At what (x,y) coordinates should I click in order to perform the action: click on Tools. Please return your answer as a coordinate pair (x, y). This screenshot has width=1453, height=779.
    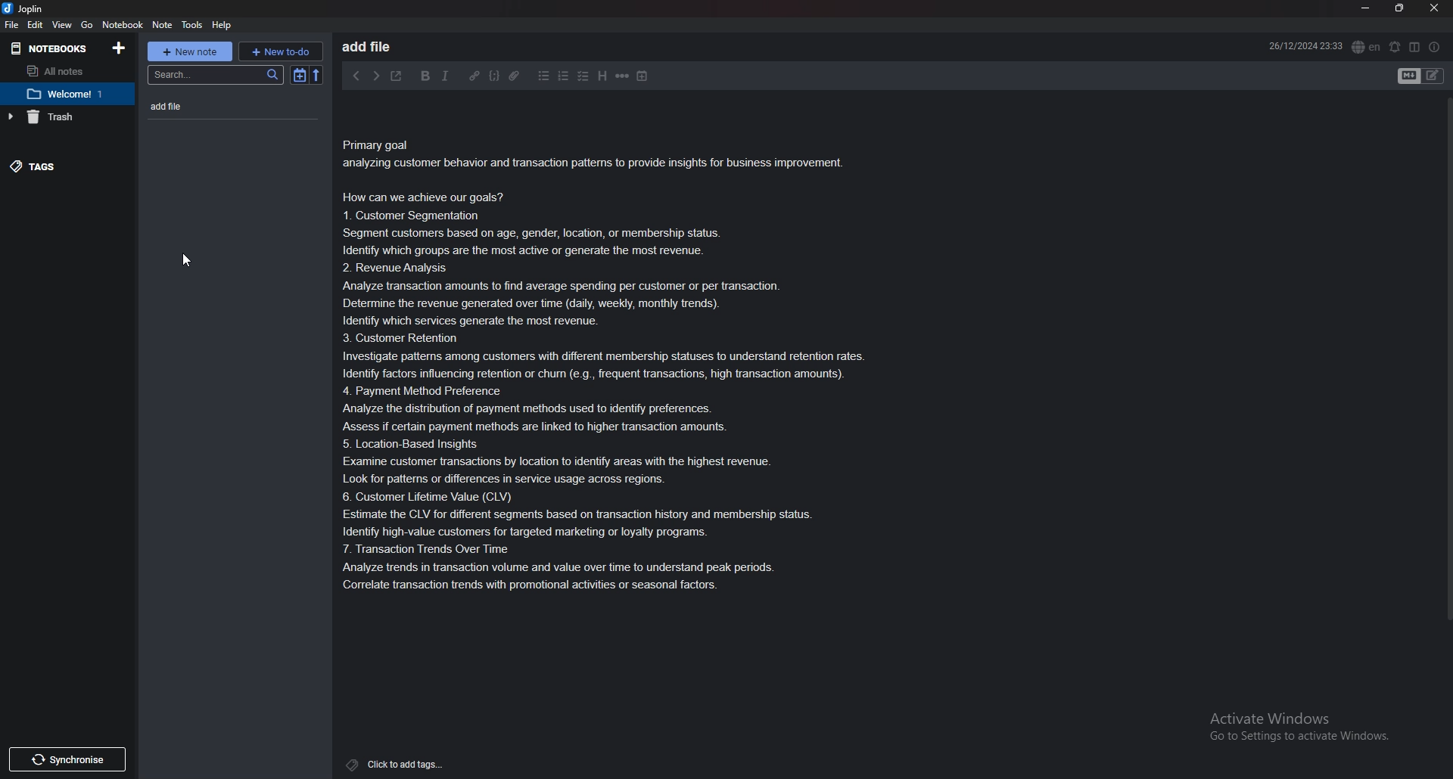
    Looking at the image, I should click on (193, 24).